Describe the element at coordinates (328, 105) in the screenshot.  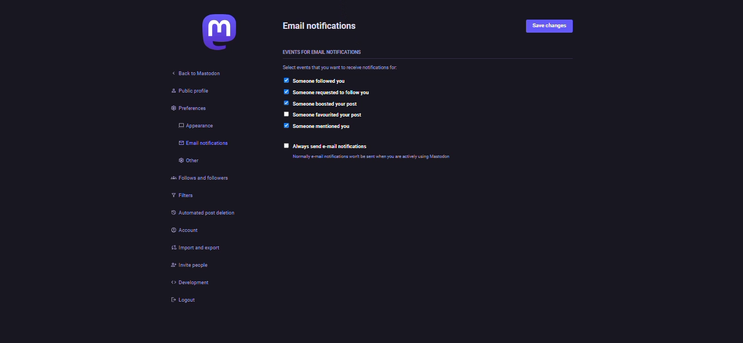
I see `someone boosted your profile` at that location.